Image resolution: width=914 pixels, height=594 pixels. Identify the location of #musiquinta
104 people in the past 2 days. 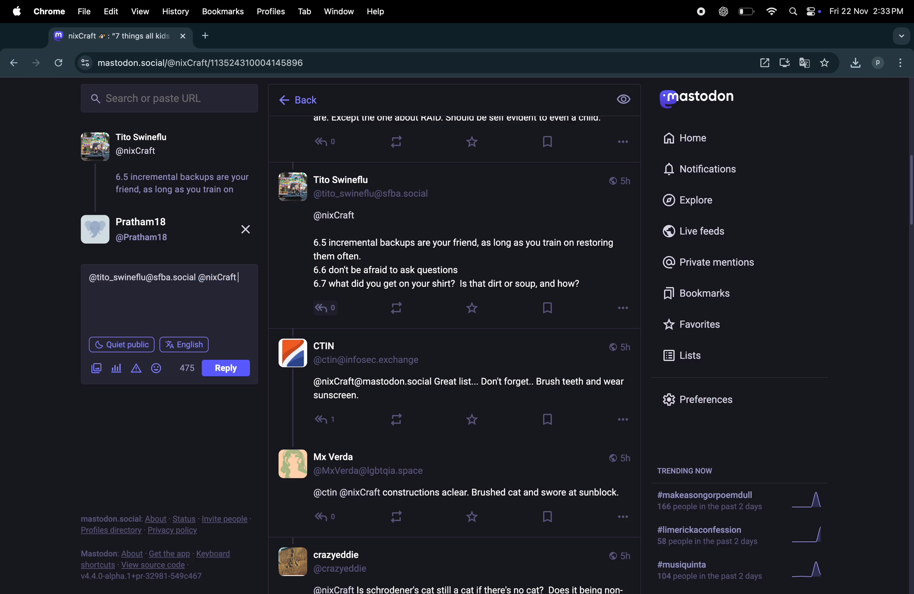
(705, 573).